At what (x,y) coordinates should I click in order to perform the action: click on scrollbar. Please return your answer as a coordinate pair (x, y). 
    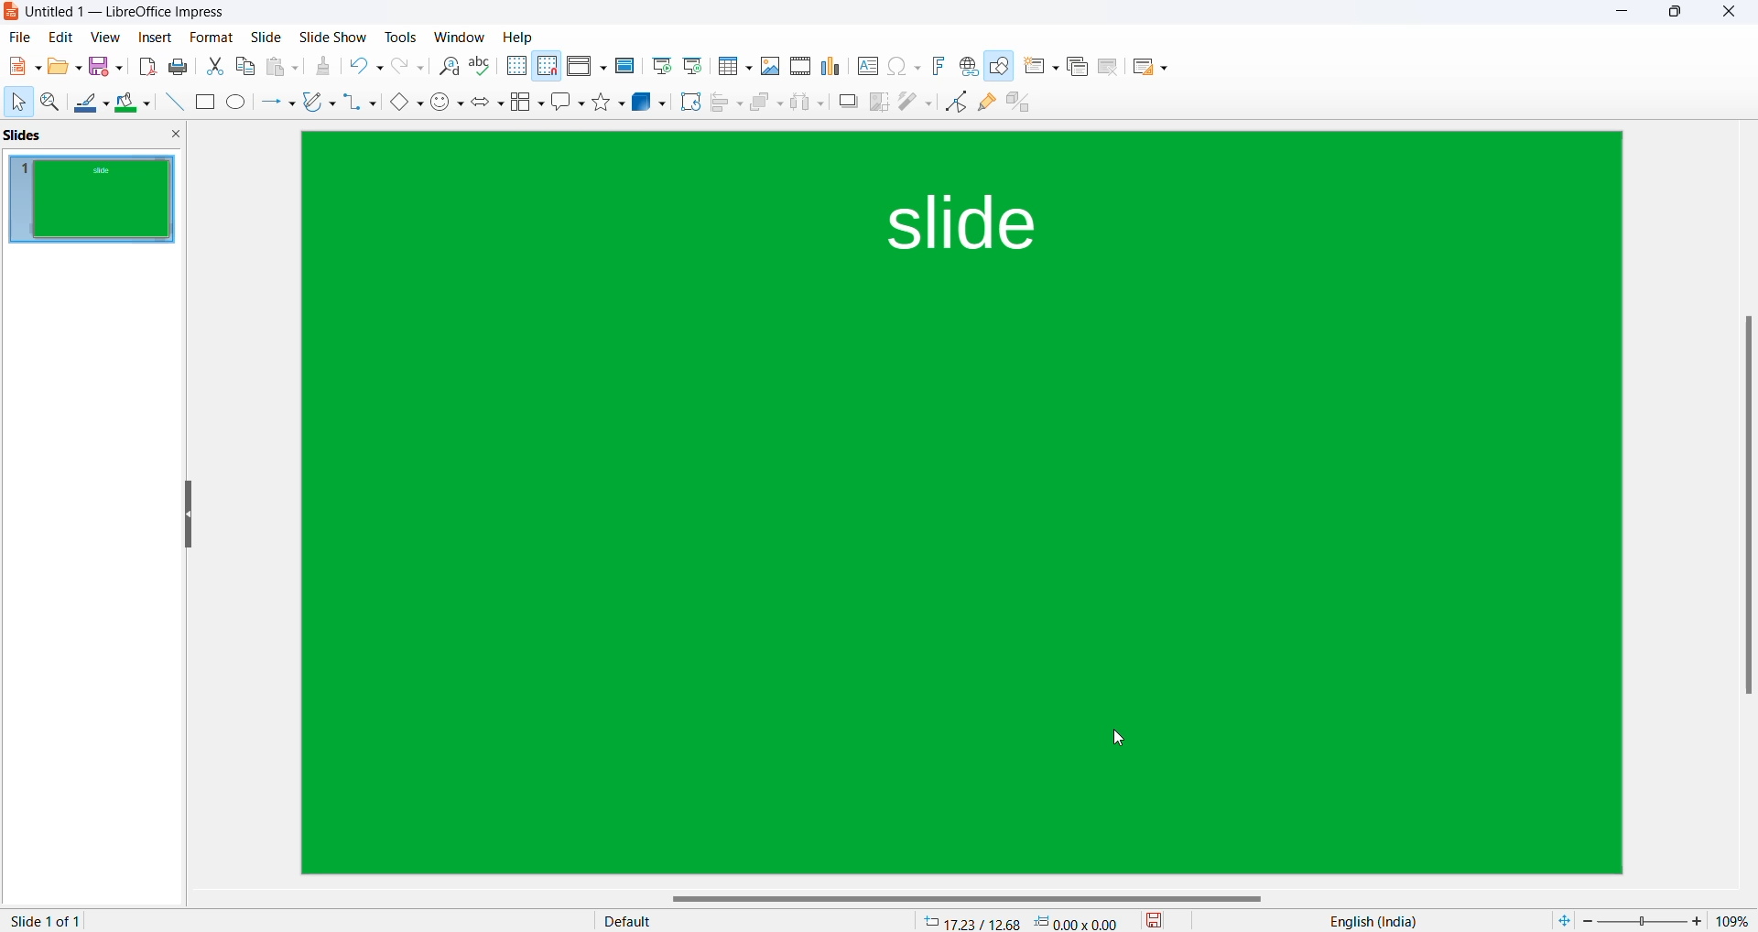
    Looking at the image, I should click on (1746, 504).